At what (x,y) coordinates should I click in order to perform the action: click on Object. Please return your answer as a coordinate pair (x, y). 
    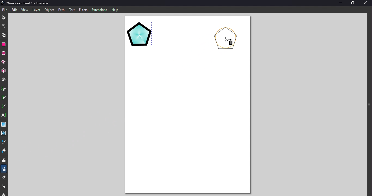
    Looking at the image, I should click on (49, 10).